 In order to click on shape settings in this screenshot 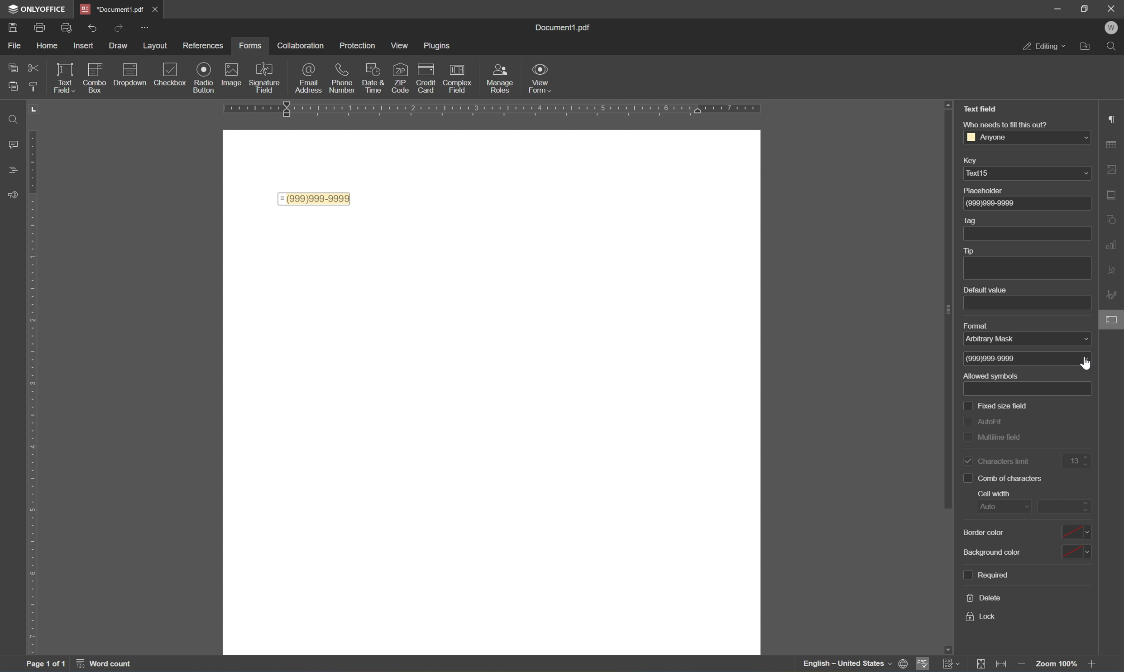, I will do `click(1114, 217)`.